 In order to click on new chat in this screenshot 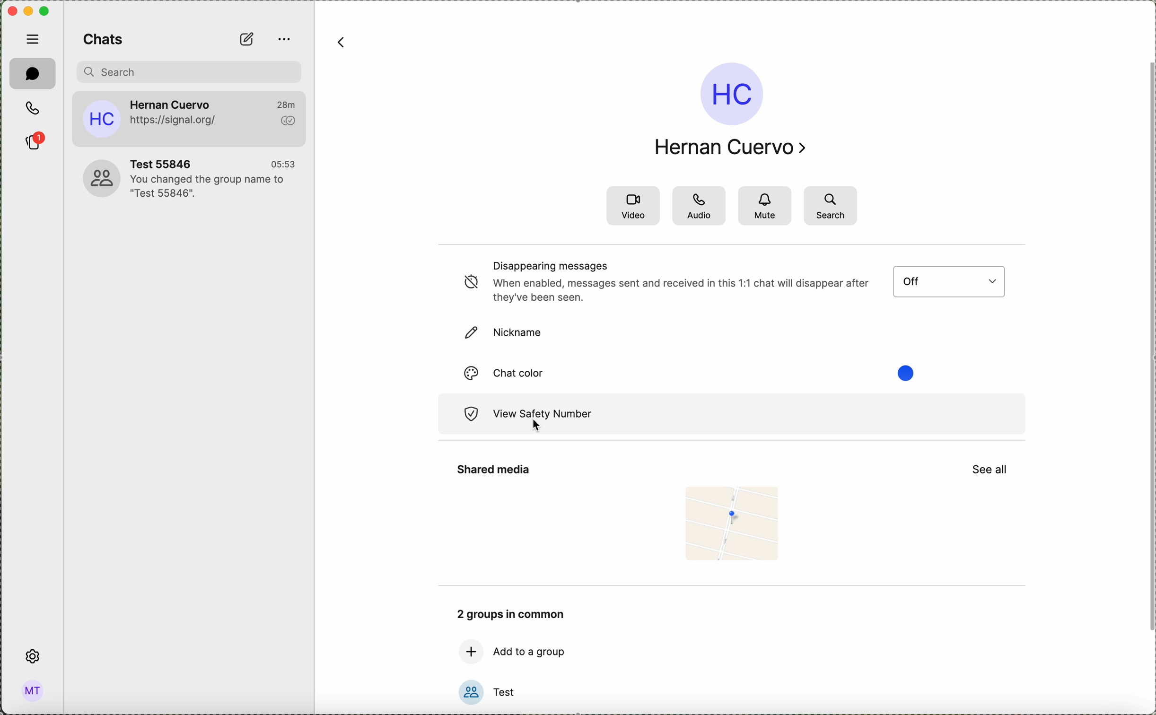, I will do `click(246, 38)`.